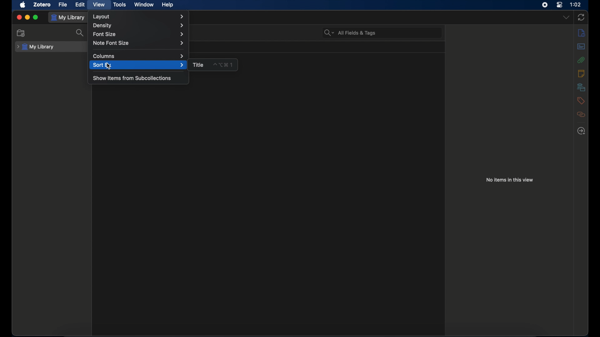 The image size is (600, 337). What do you see at coordinates (62, 4) in the screenshot?
I see `file` at bounding box center [62, 4].